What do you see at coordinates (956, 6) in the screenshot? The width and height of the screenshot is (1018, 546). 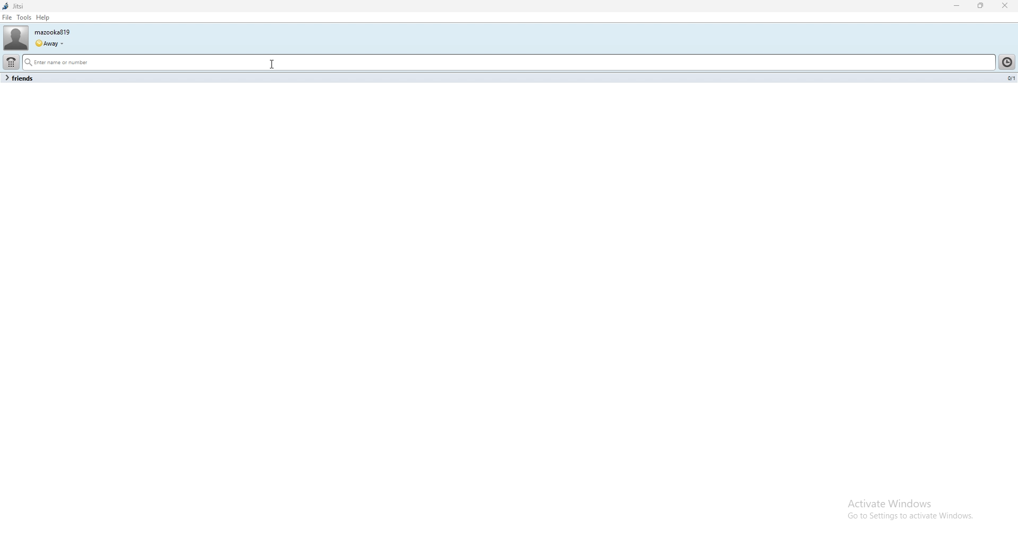 I see `minimize` at bounding box center [956, 6].